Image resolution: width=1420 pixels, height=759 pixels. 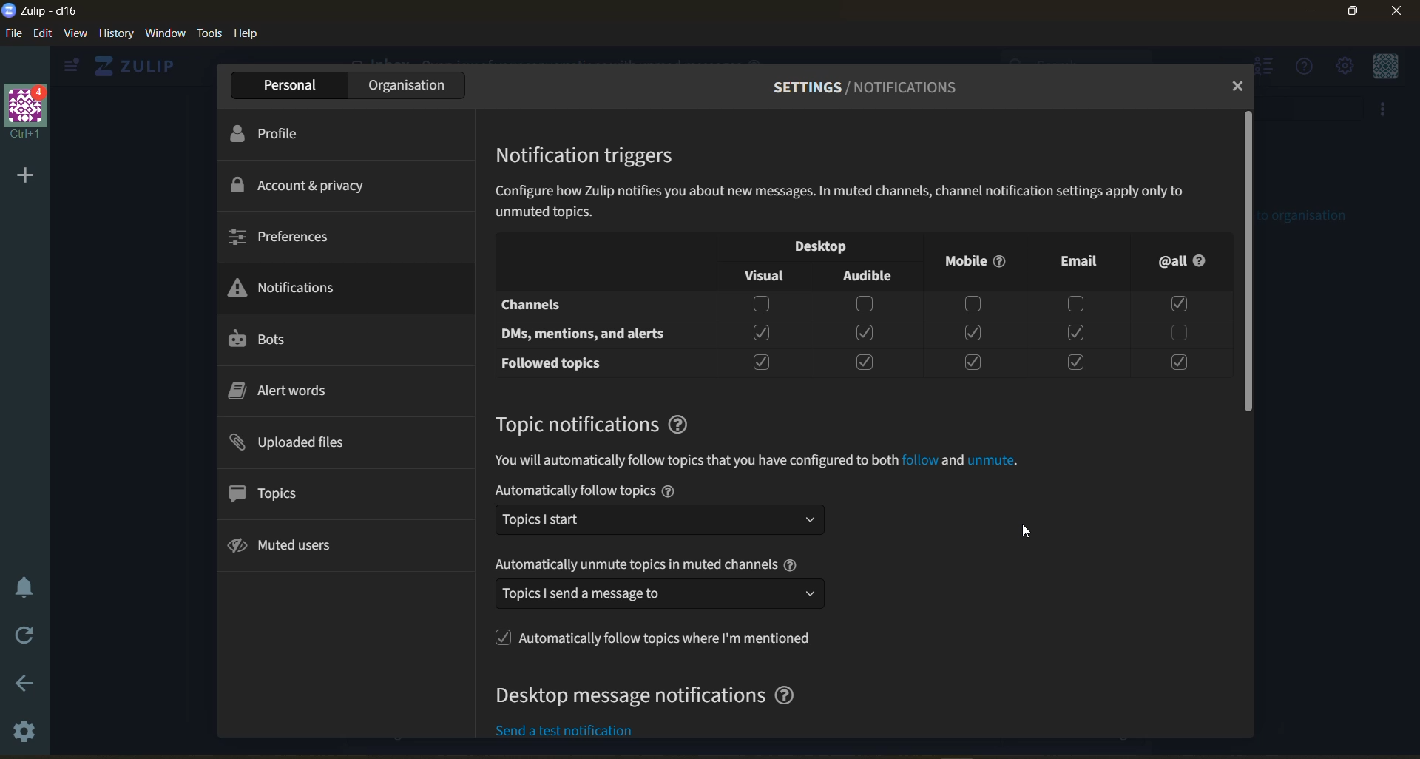 What do you see at coordinates (271, 340) in the screenshot?
I see `bots` at bounding box center [271, 340].